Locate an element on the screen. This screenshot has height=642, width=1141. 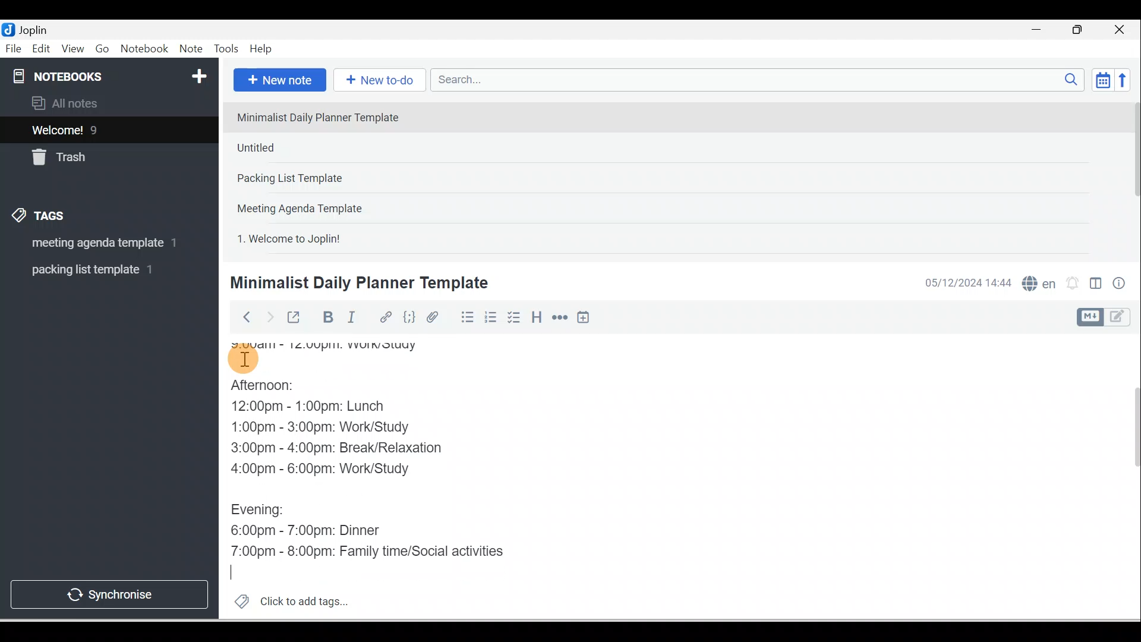
Horizontal rule is located at coordinates (561, 317).